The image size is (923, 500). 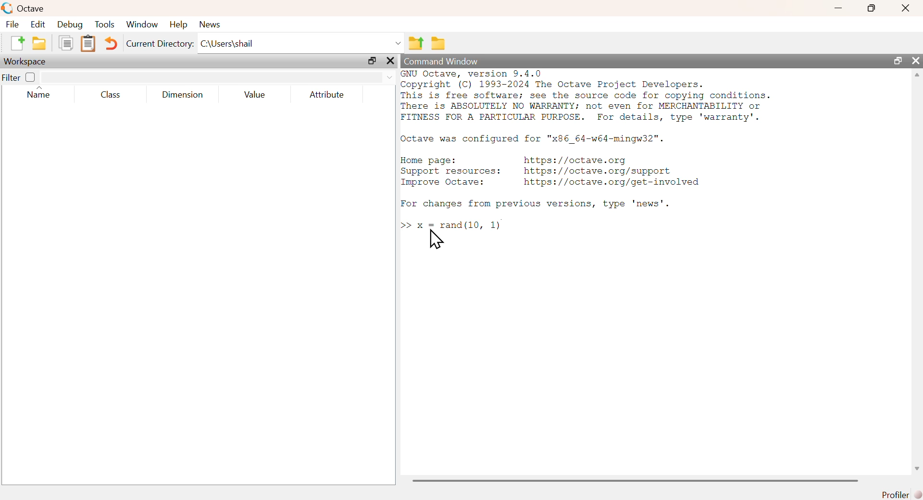 What do you see at coordinates (114, 95) in the screenshot?
I see `Class` at bounding box center [114, 95].